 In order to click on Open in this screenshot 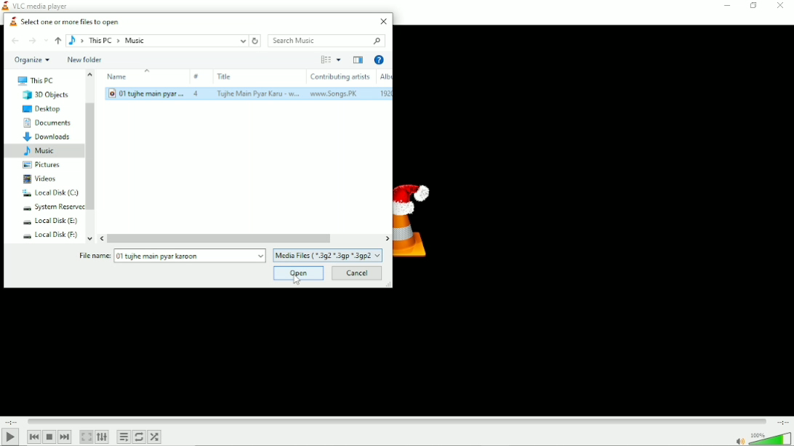, I will do `click(298, 273)`.